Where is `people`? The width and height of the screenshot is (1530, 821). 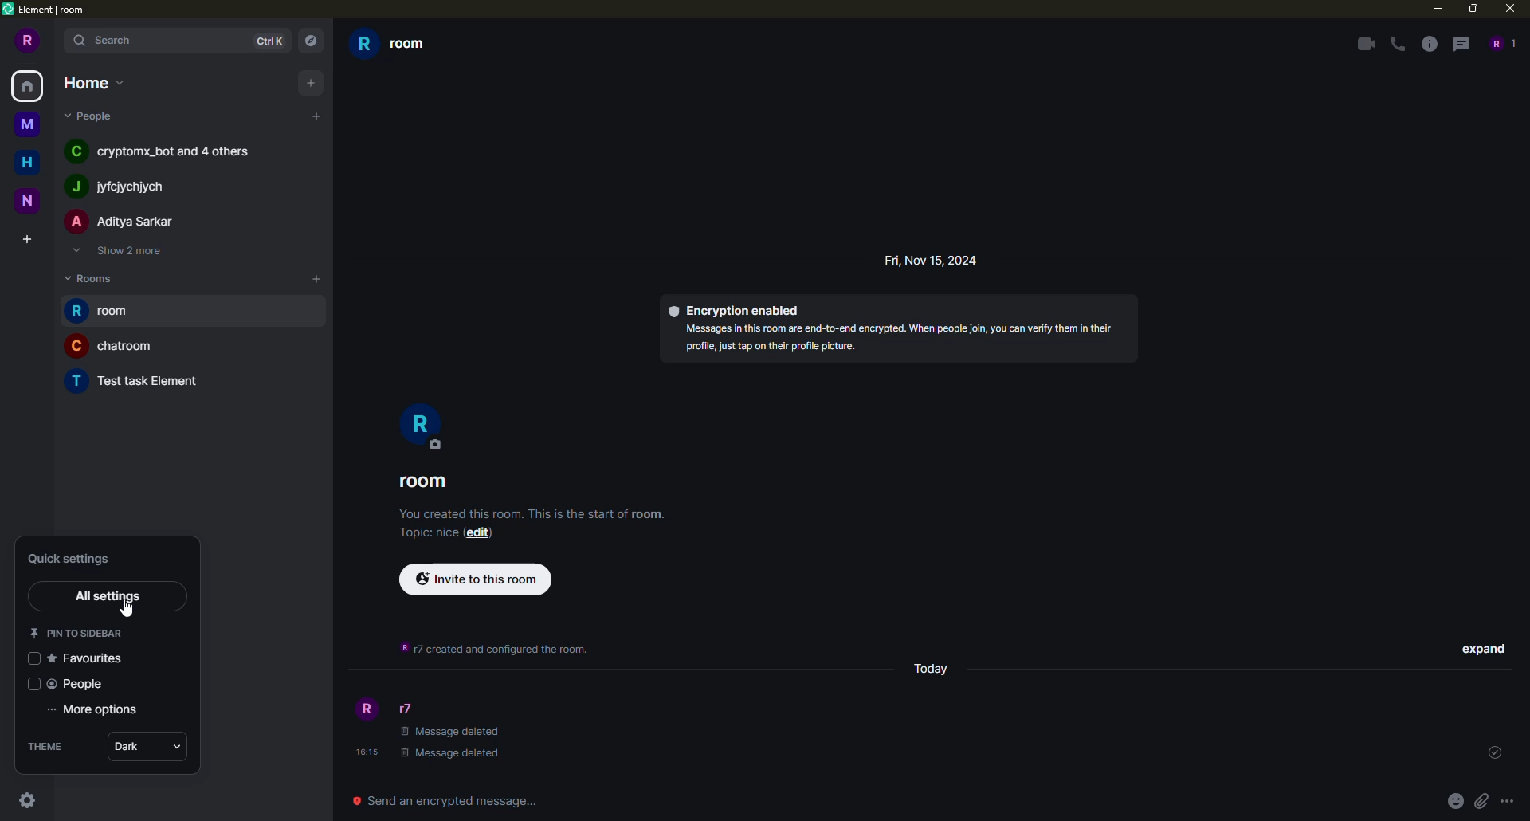 people is located at coordinates (1500, 43).